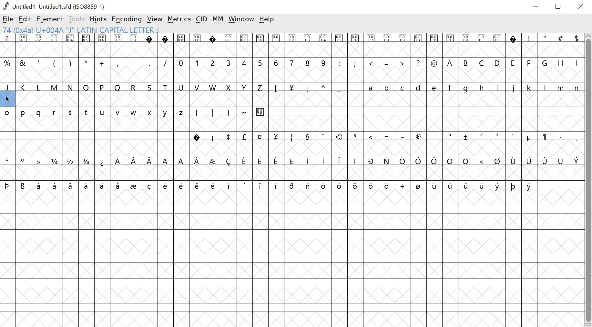  What do you see at coordinates (385, 64) in the screenshot?
I see `special characters` at bounding box center [385, 64].